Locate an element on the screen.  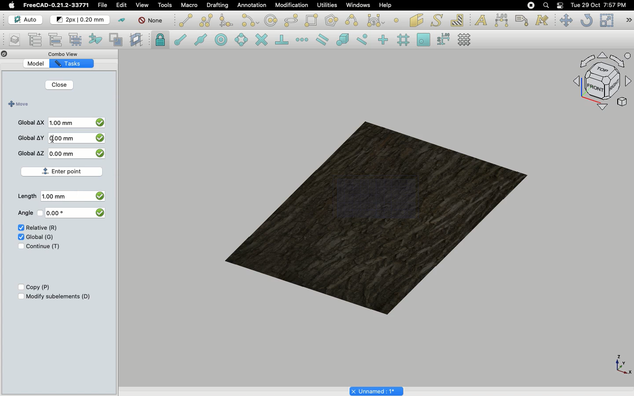
Check is located at coordinates (18, 247).